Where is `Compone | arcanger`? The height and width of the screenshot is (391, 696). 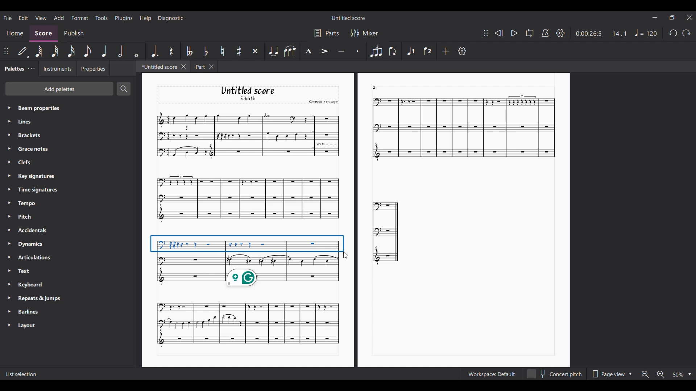 Compone | arcanger is located at coordinates (323, 102).